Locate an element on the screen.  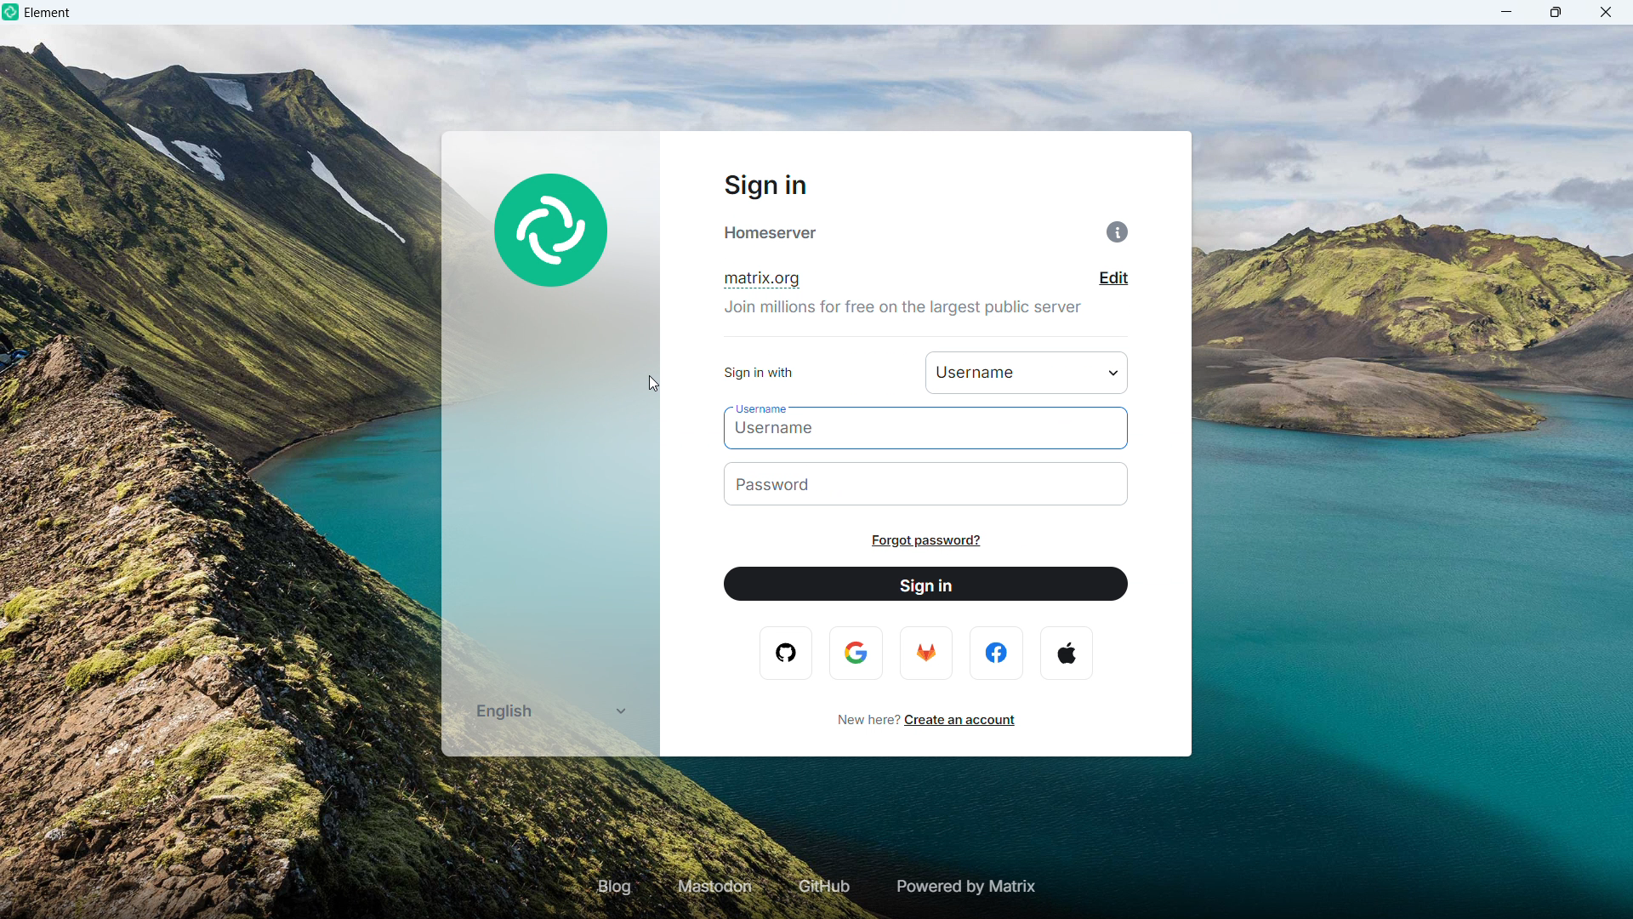
Sign in  is located at coordinates (926, 585).